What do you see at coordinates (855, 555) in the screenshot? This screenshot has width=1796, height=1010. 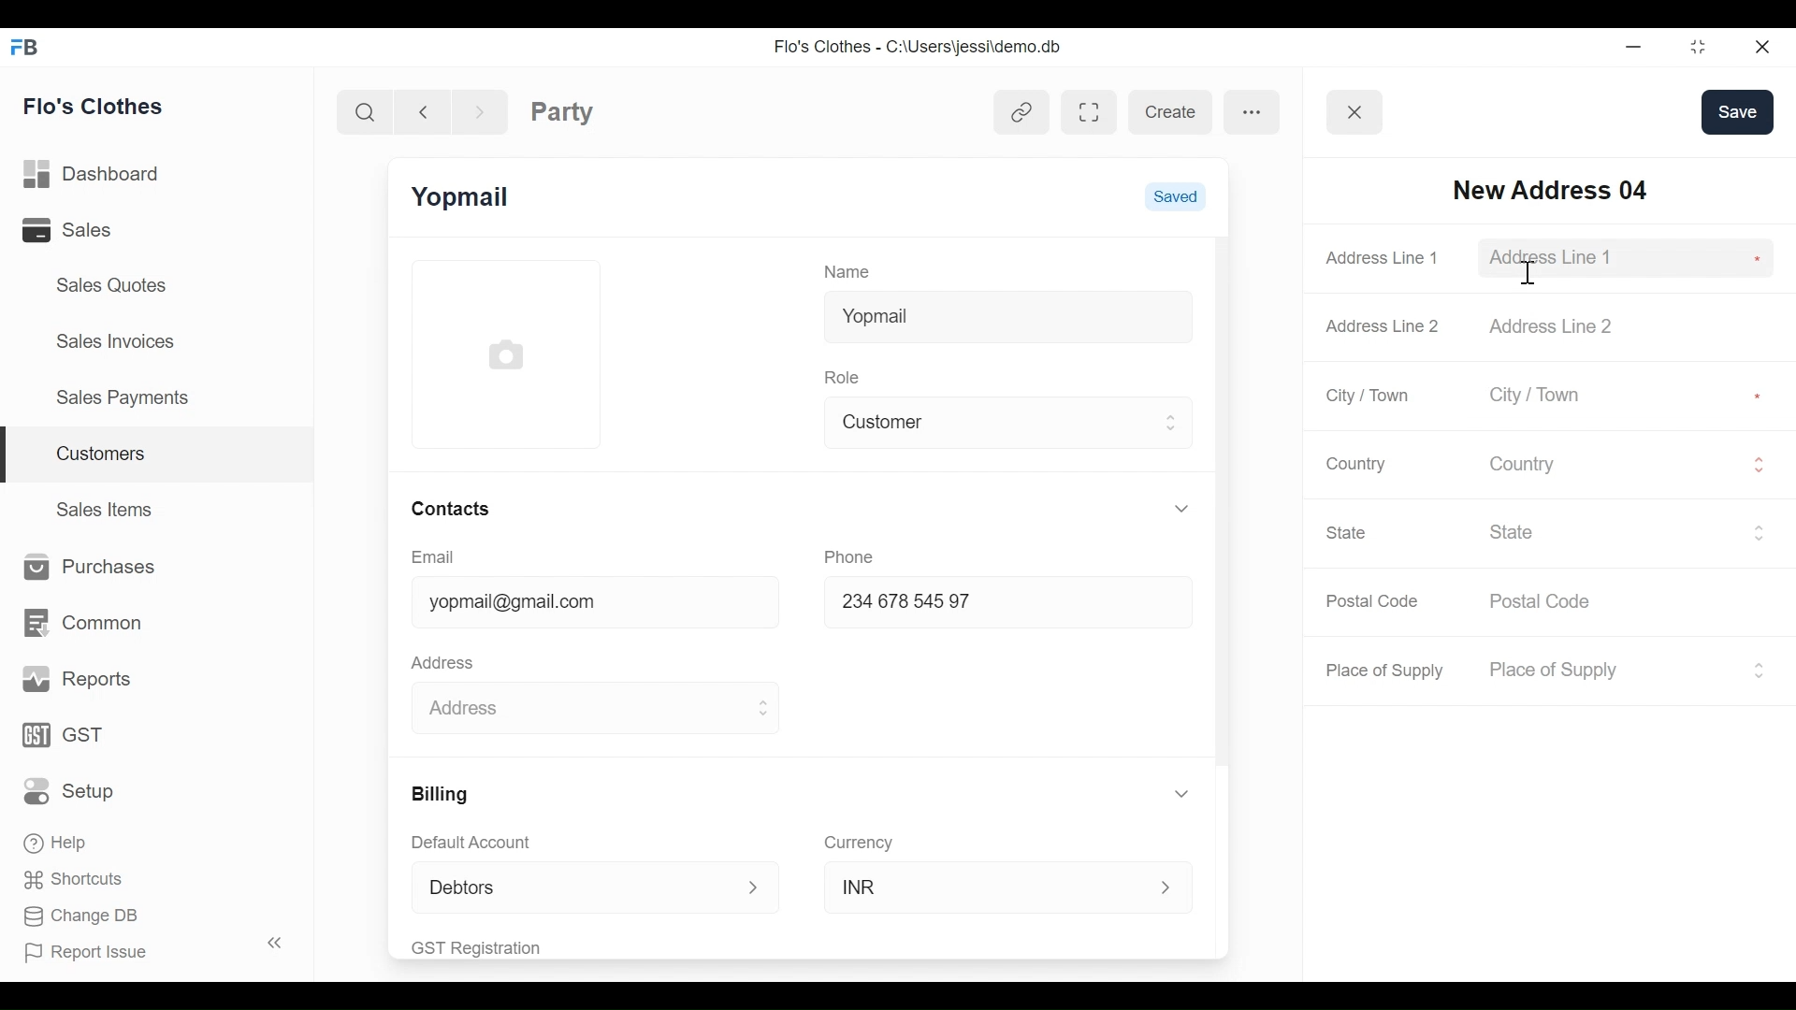 I see `Phone` at bounding box center [855, 555].